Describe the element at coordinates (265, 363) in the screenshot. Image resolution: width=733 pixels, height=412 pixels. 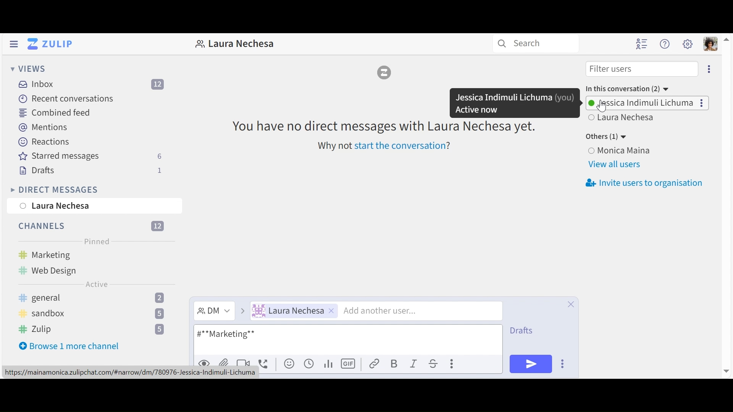
I see `Add Voice call` at that location.